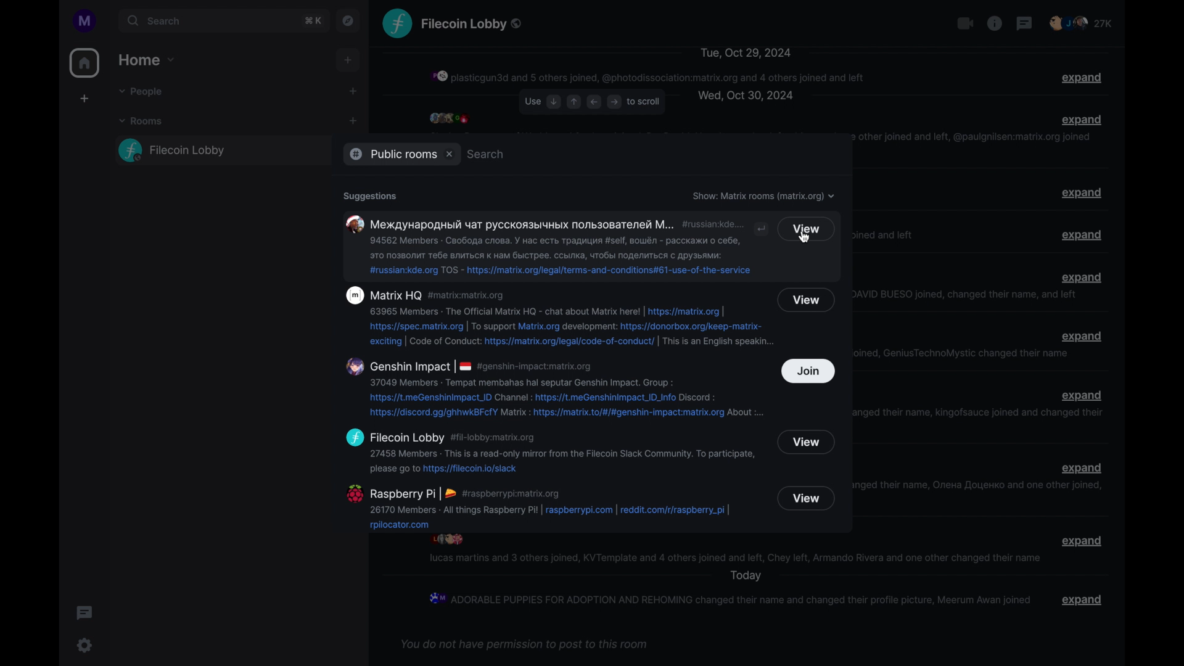 Image resolution: width=1184 pixels, height=666 pixels. Describe the element at coordinates (397, 23) in the screenshot. I see `flecoin lobby display picture` at that location.